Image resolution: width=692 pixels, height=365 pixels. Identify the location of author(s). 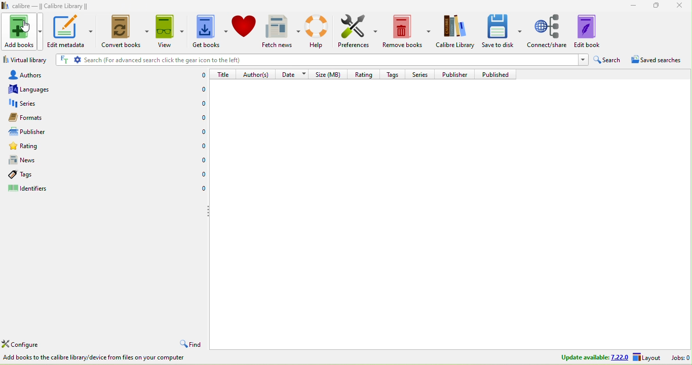
(259, 74).